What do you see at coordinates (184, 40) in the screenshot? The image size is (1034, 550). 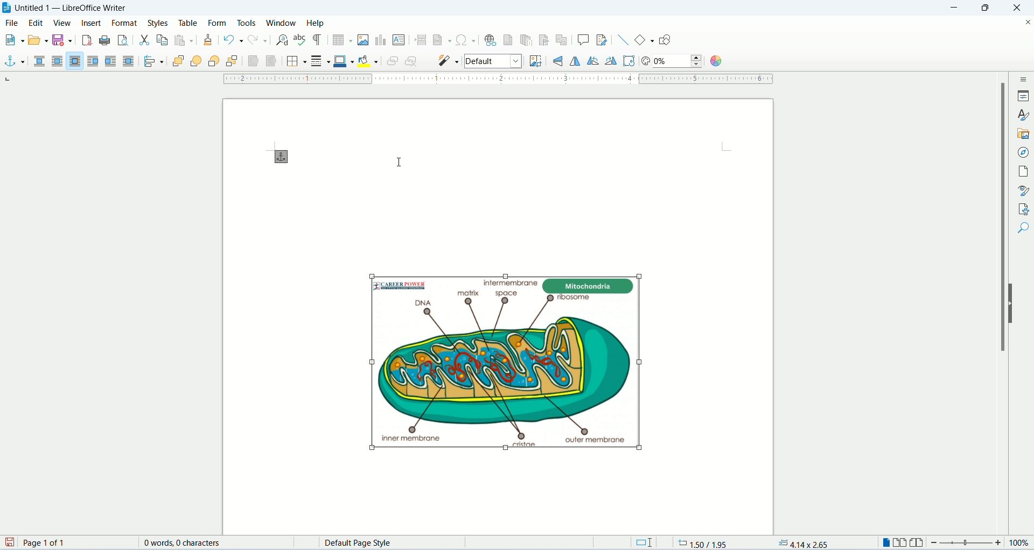 I see `paste` at bounding box center [184, 40].